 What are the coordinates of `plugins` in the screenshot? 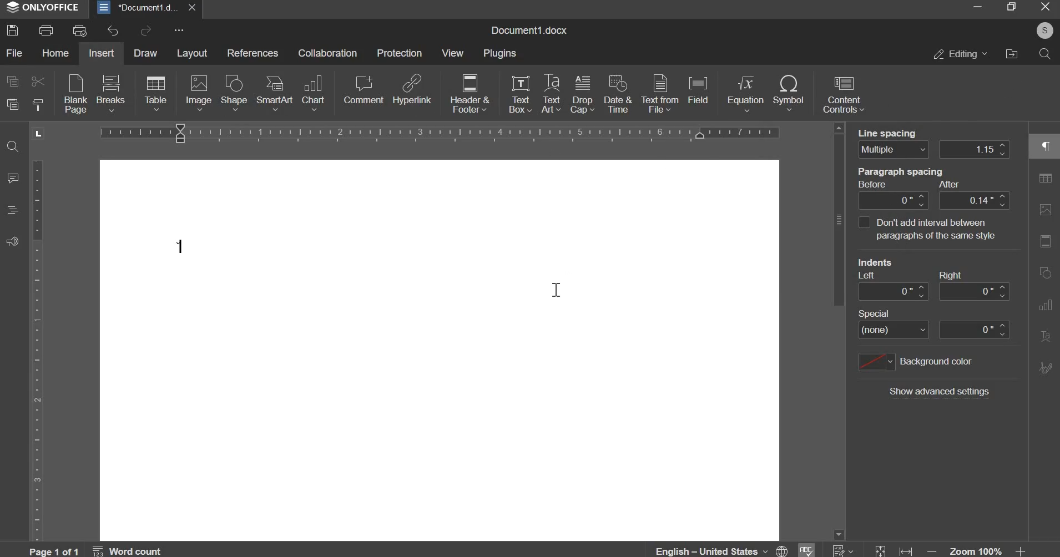 It's located at (500, 54).